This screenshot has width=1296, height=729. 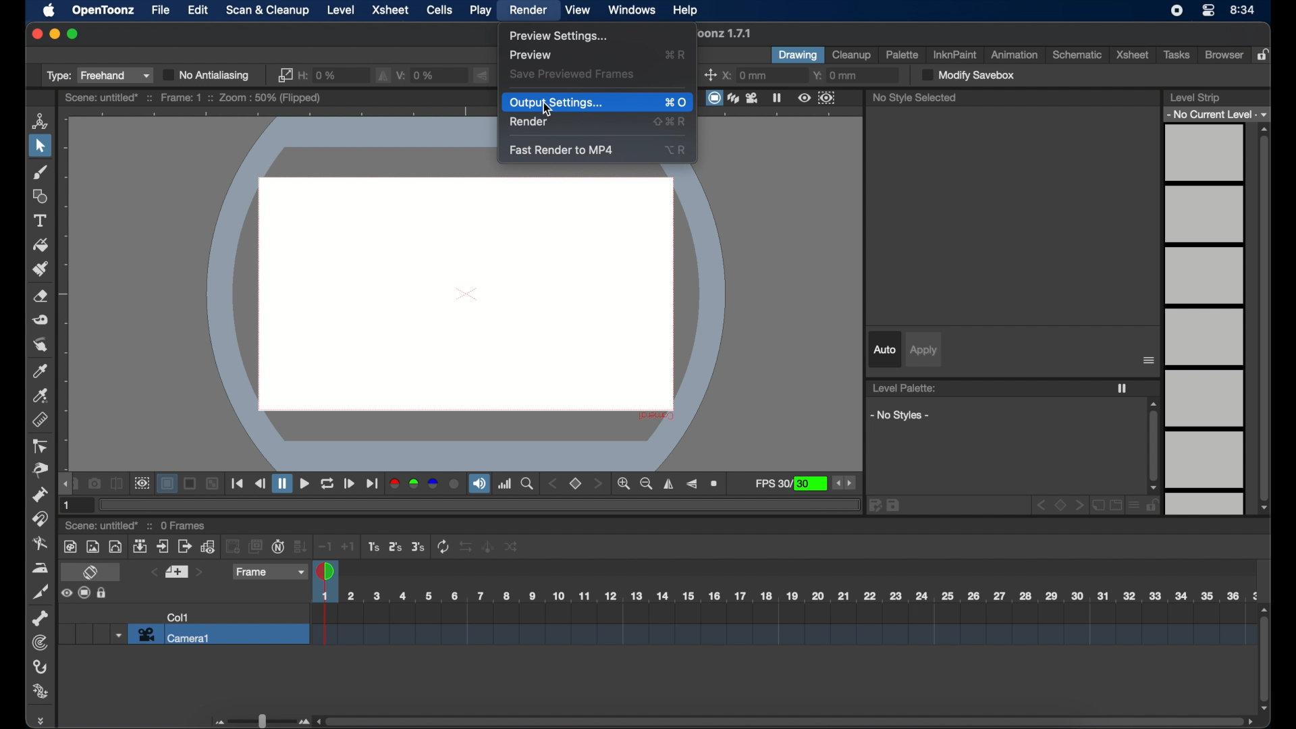 I want to click on edit, so click(x=198, y=11).